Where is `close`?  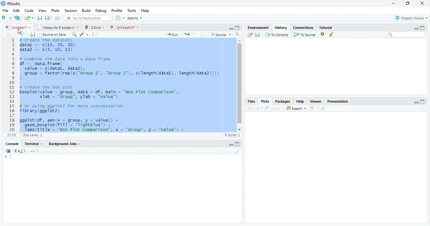
close is located at coordinates (78, 27).